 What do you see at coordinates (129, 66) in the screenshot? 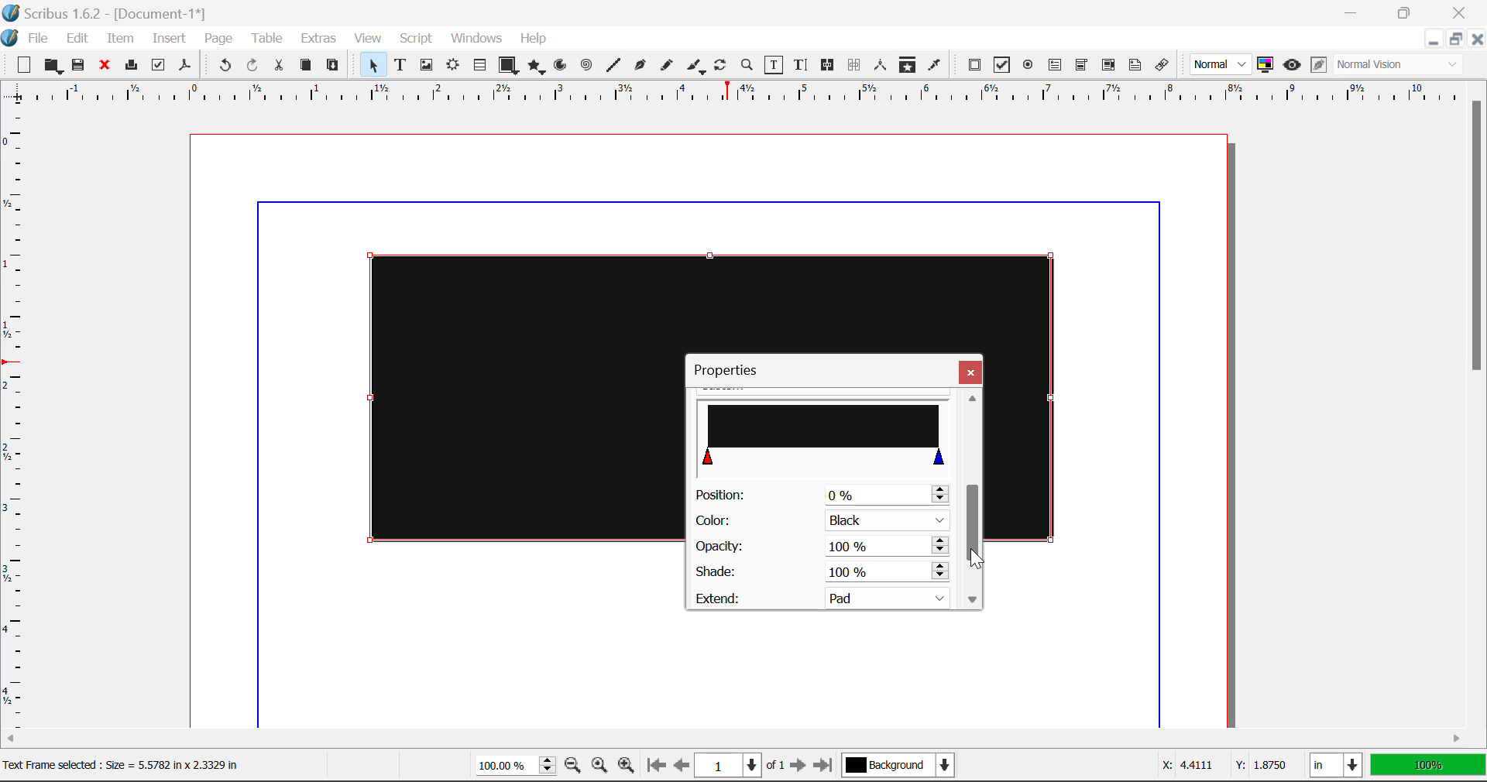
I see `Print` at bounding box center [129, 66].